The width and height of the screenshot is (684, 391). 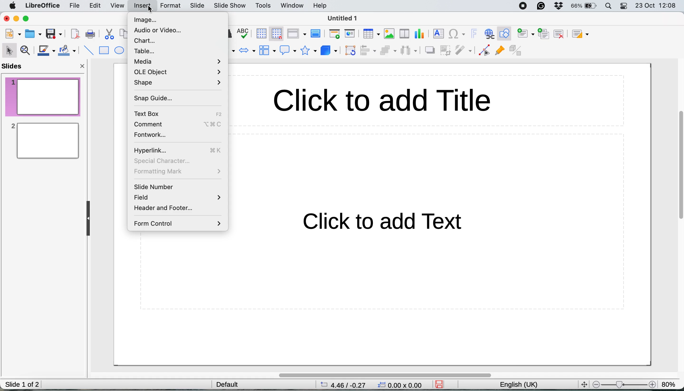 What do you see at coordinates (13, 6) in the screenshot?
I see `system logo` at bounding box center [13, 6].